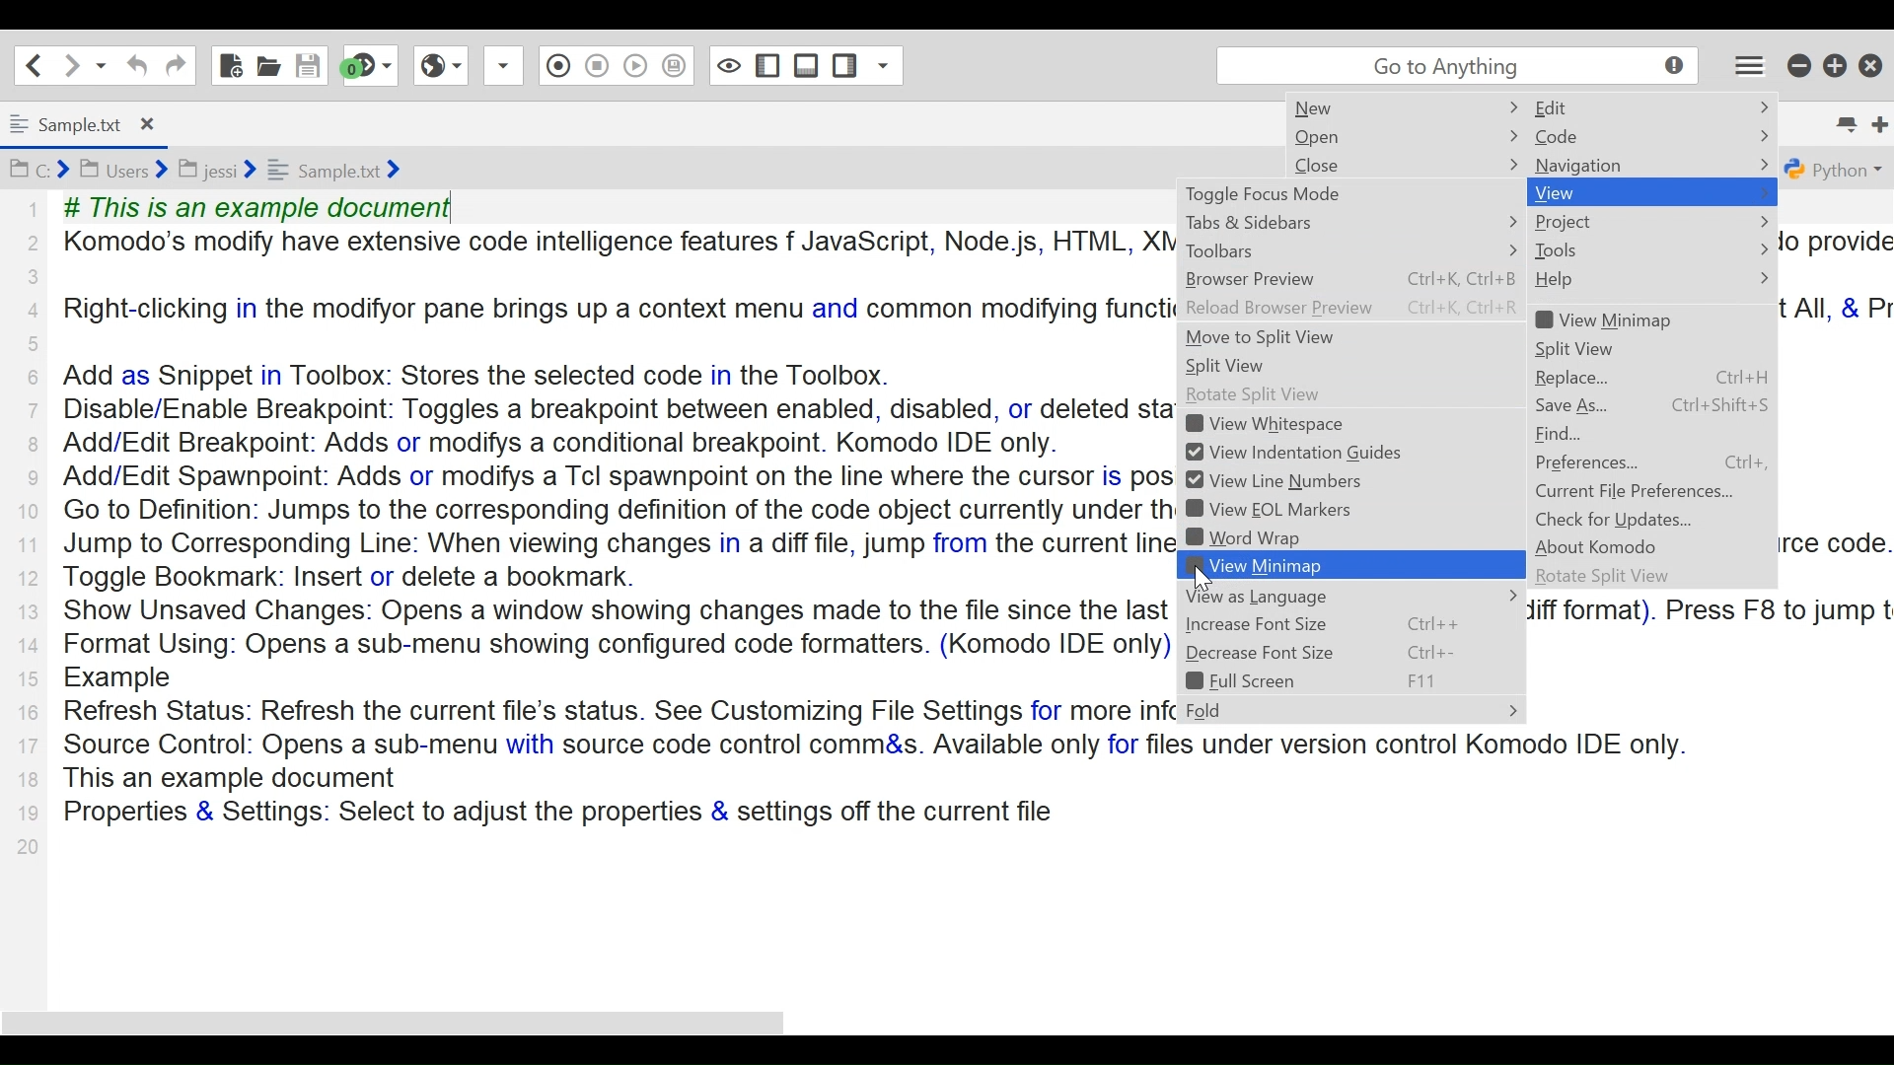  What do you see at coordinates (604, 509) in the screenshot?
I see `# This is an example document

Komodo’s modify have extensive code intelligence features f JavaScript, Node js, HTML, XML, XSLT, Perl, PHP, Python, Ruby, & Tcl. Komodo provi
Right-clicking in the modifyor pane brings up a context menu and common modifying functions. In addition to st&ard Cut, Copy, Paste, Select All, &
Add as Snippet in Toolbox: Stores the selected code in the Toolbox.

Disable/Enable Breakpoint: Toggles a breakpoint between enabled, disabled, or deleted states. Komodo IDE only.

Add/Edit Breakpoint: Adds or modifys a conditional breakpoint. Komodo IDE only.

Add/Edit Spawnpoint: Adds or modifys a Tcl spawnpoint on the line where the cursor is positioned Komodo IDE only.

Go to Definition: Jumps to the corresponding definition of the code object currently under the cursor. See Go to Definition.

Jump to Corresponding Line: When viewing changes in a diff file, jump from the current line in the diff to the corresponding line in the the source cod
Toggle Bookmark: Insert or delete a bookmark.

Show Unsaved Changes: Opens a window showing changes made to the file since the last time it was saved (in unified diff format). Press F8 to jump
Format Using: Opens a sub-menu showing configured code formatters. (Komodo IDE only)

Example

Refresh Status: Refresh the current file's status. See Customizing File Settings for more information.

Source Control: Opens a sub-menu with source code control comm&s. Available only for files under version control Komodo IDE only.

This an example document

Properties & Settings: Select to adjust the properties & settings off the current file` at bounding box center [604, 509].